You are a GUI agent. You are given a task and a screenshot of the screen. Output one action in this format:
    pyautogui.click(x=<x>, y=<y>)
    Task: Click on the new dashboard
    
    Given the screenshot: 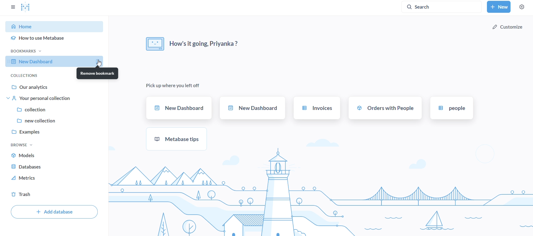 What is the action you would take?
    pyautogui.click(x=179, y=108)
    